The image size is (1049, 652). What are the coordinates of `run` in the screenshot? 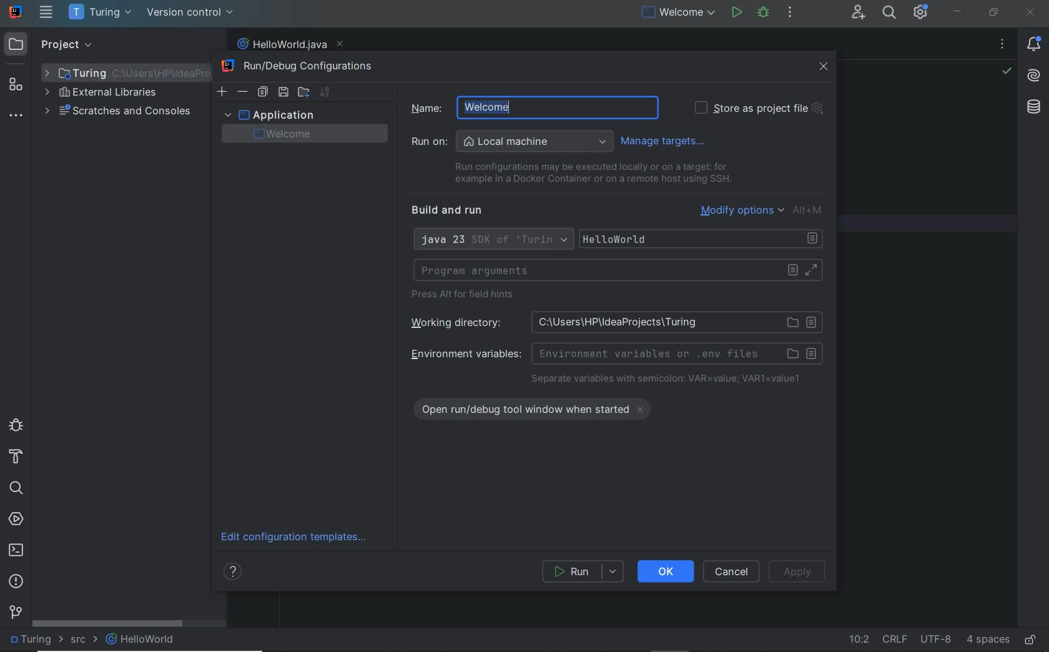 It's located at (584, 571).